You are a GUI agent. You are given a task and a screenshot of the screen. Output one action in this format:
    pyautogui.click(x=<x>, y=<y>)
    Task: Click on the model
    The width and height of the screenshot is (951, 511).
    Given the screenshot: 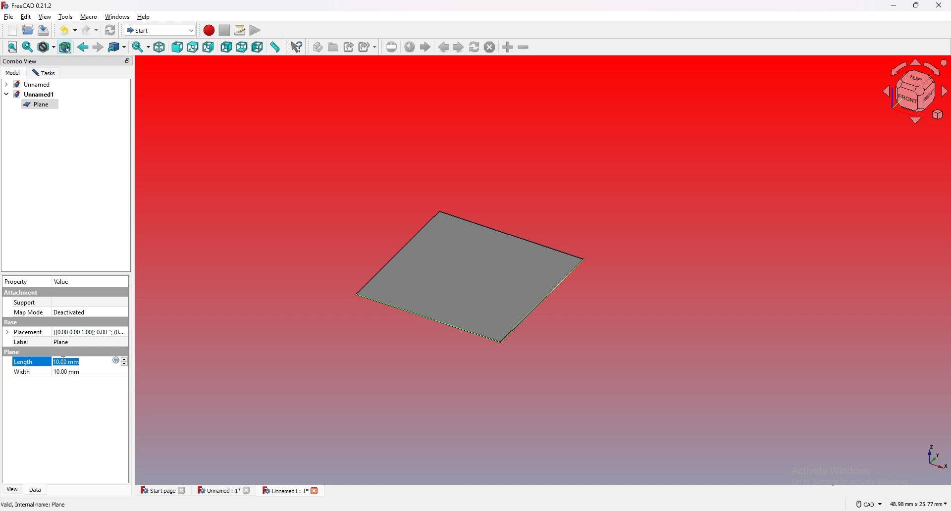 What is the action you would take?
    pyautogui.click(x=13, y=73)
    